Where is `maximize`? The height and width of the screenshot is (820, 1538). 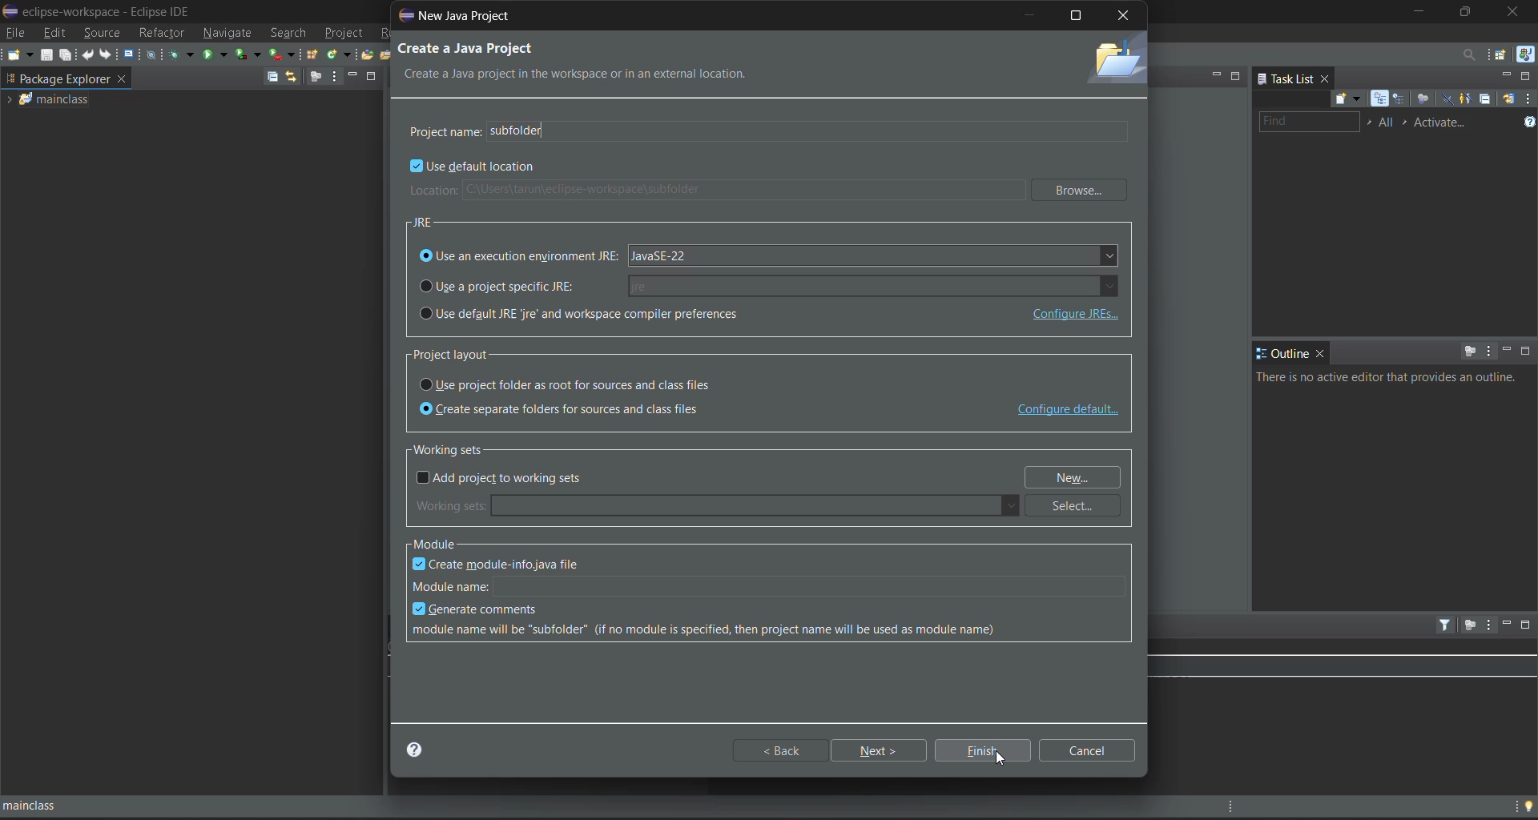
maximize is located at coordinates (1527, 351).